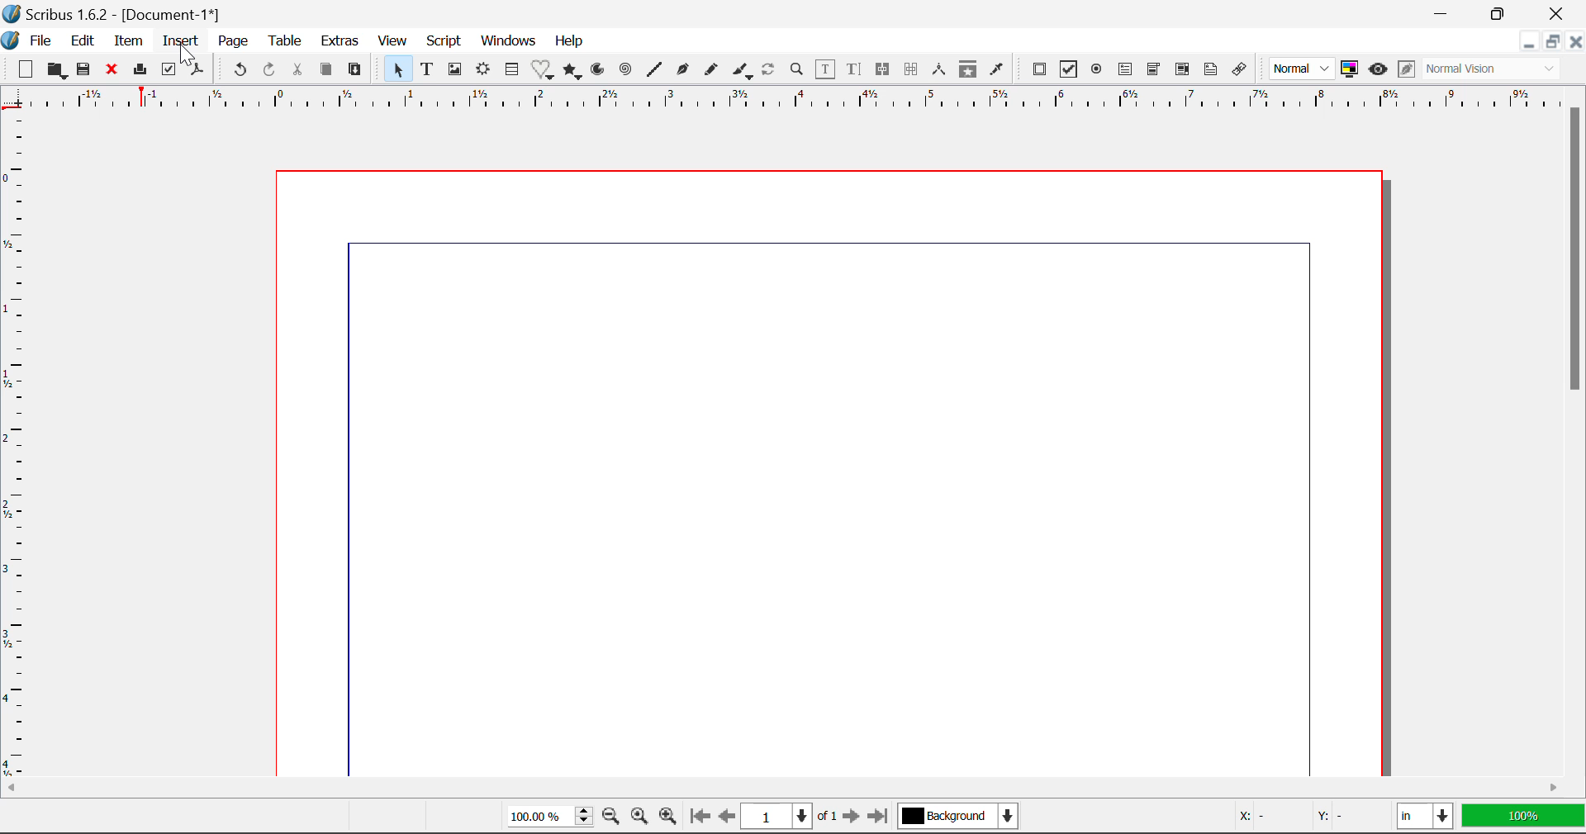  What do you see at coordinates (1423, 818) in the screenshot?
I see `in ` at bounding box center [1423, 818].